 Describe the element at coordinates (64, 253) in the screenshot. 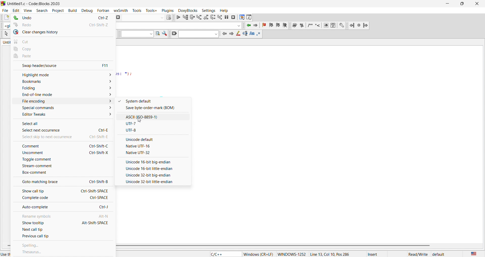

I see `thesaurus` at that location.